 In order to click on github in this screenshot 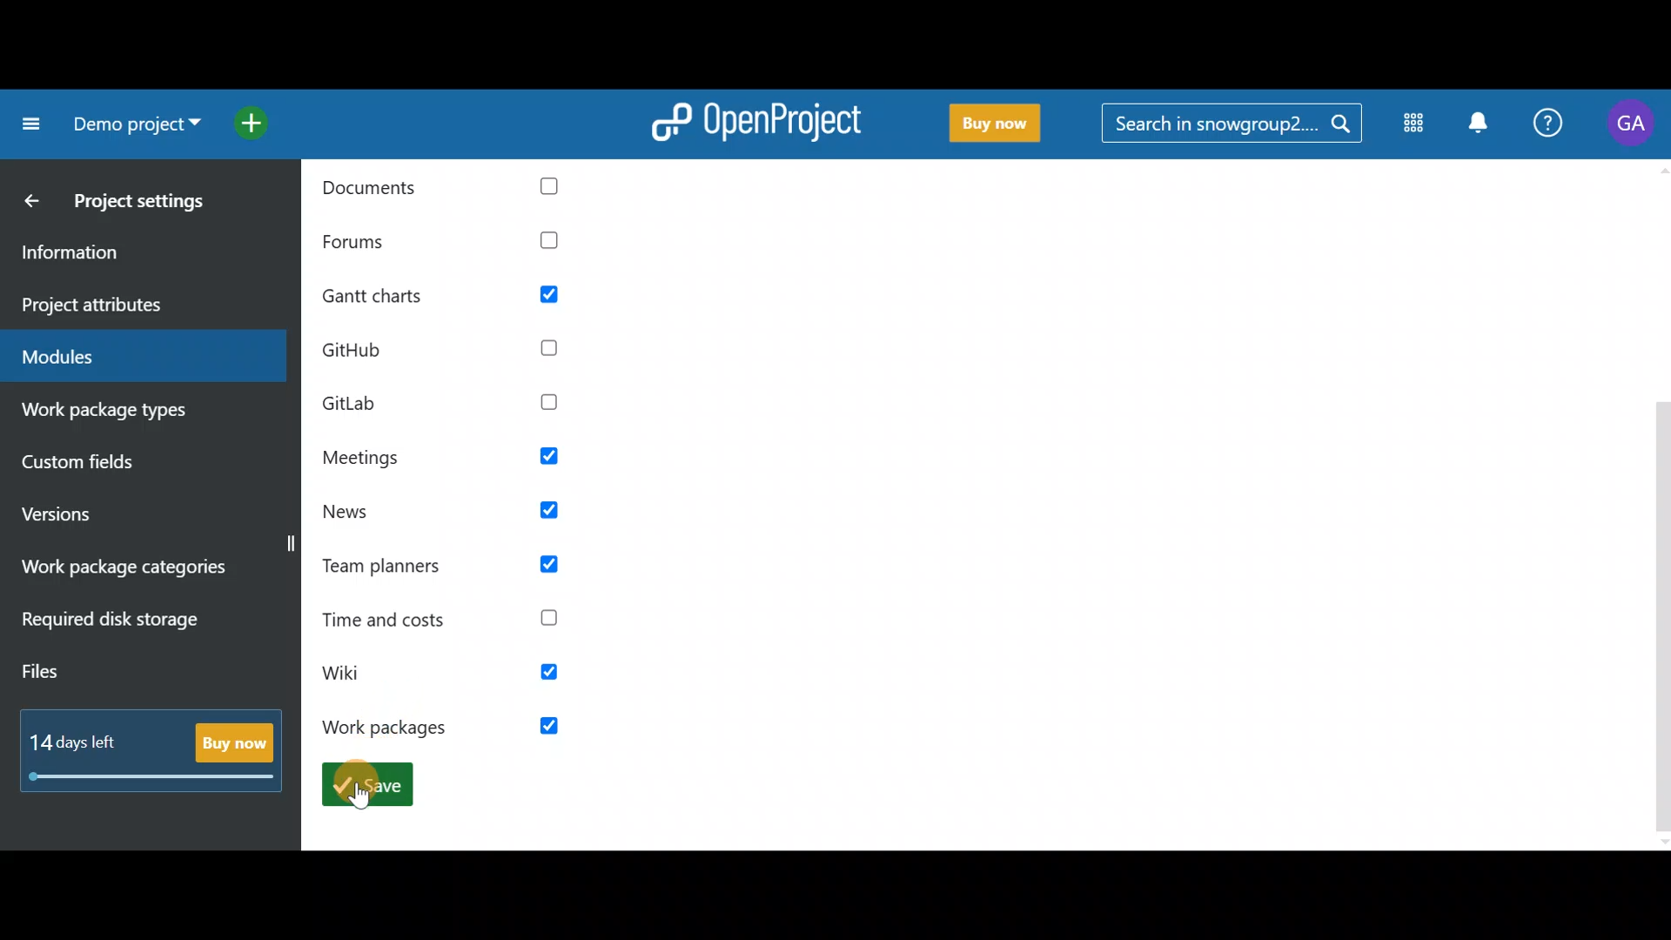, I will do `click(455, 352)`.